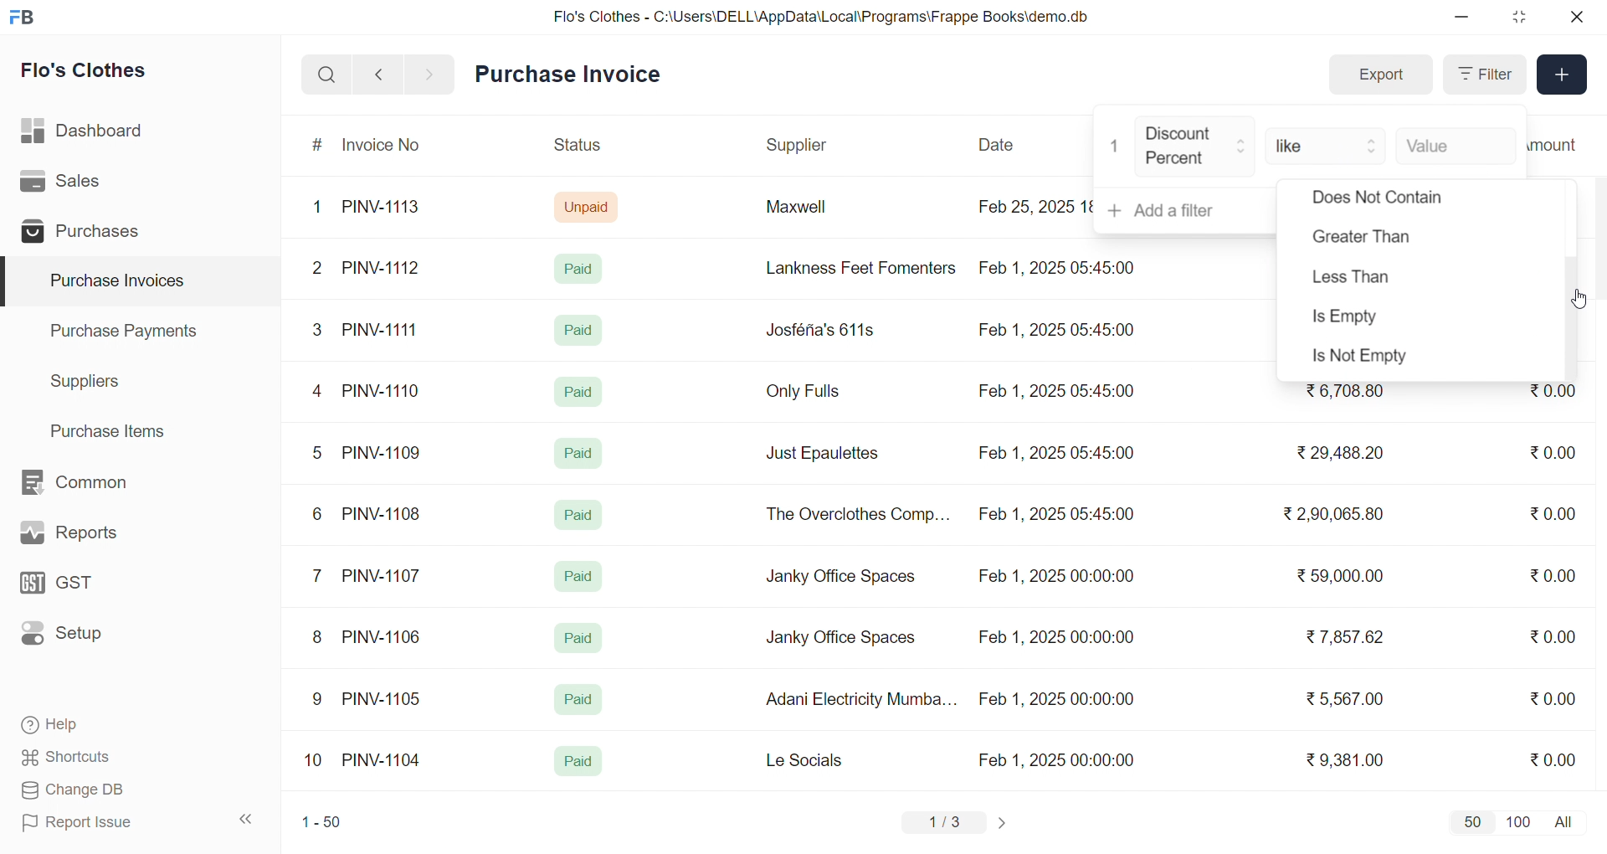  Describe the element at coordinates (1344, 392) in the screenshot. I see `₹6,708.80` at that location.